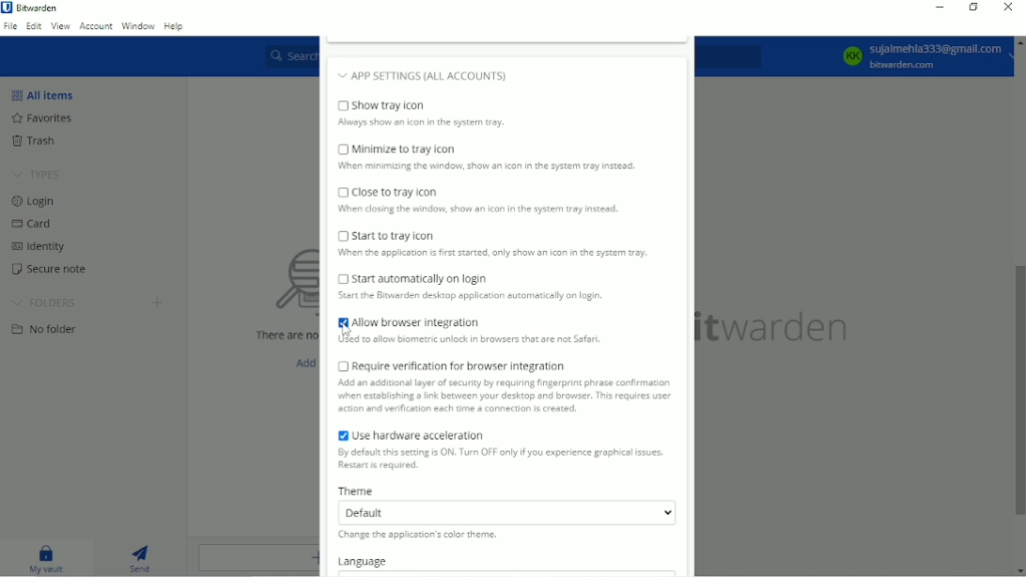  I want to click on Secure note, so click(50, 270).